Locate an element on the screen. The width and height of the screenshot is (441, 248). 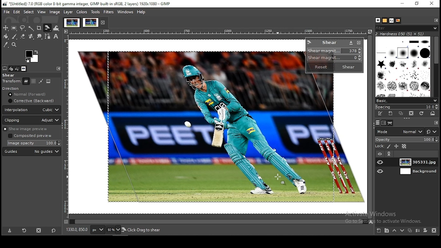
lock is located at coordinates (378, 147).